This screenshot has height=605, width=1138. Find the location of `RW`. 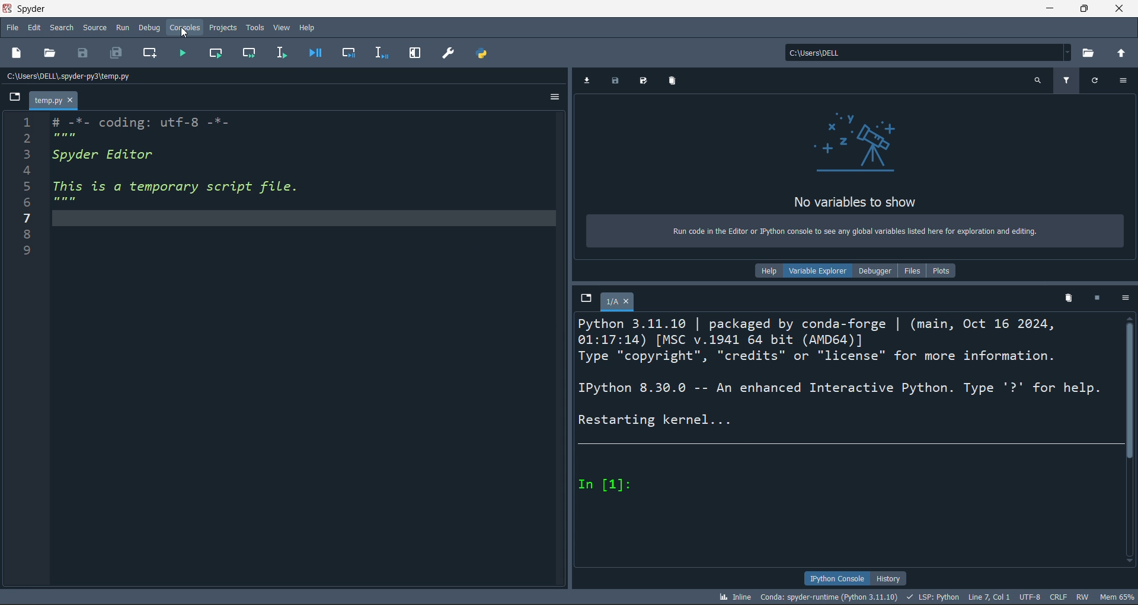

RW is located at coordinates (1082, 598).